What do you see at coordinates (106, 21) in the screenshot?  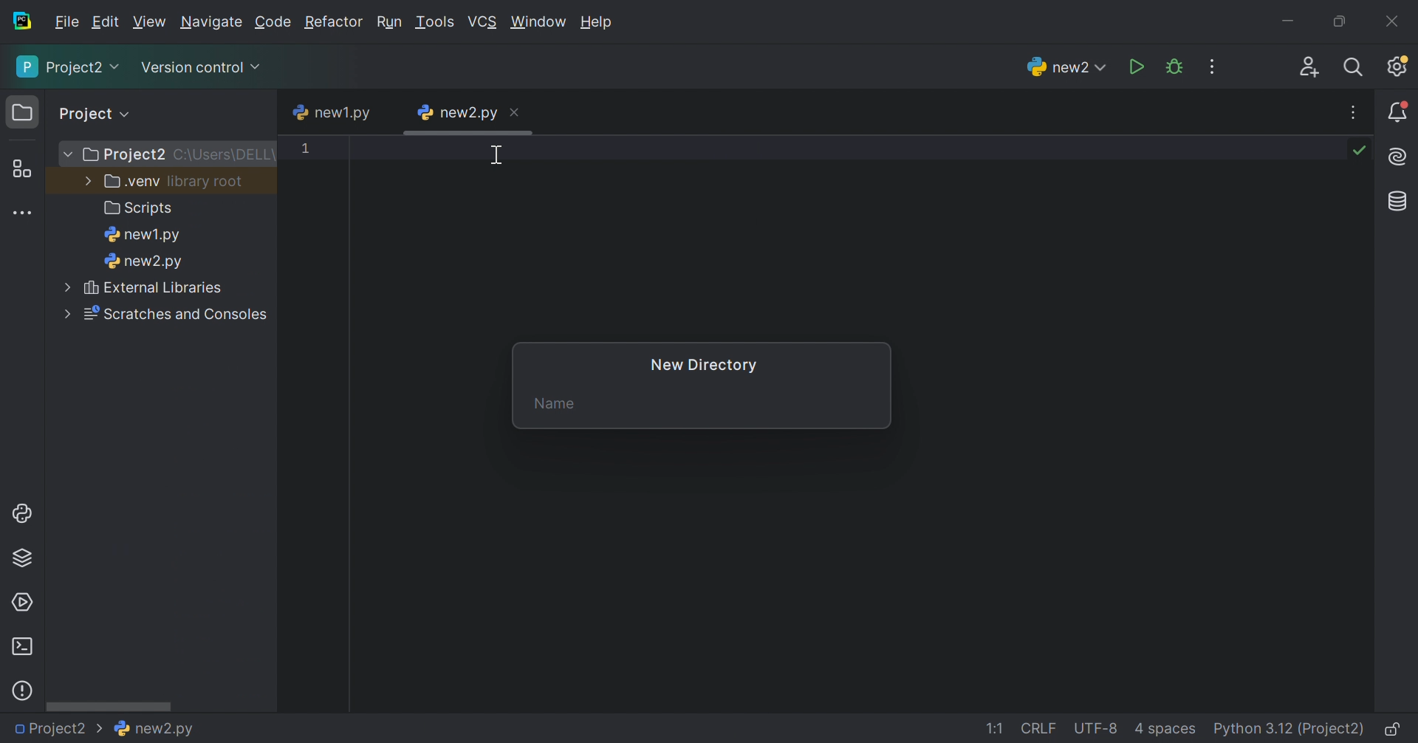 I see `Edit` at bounding box center [106, 21].